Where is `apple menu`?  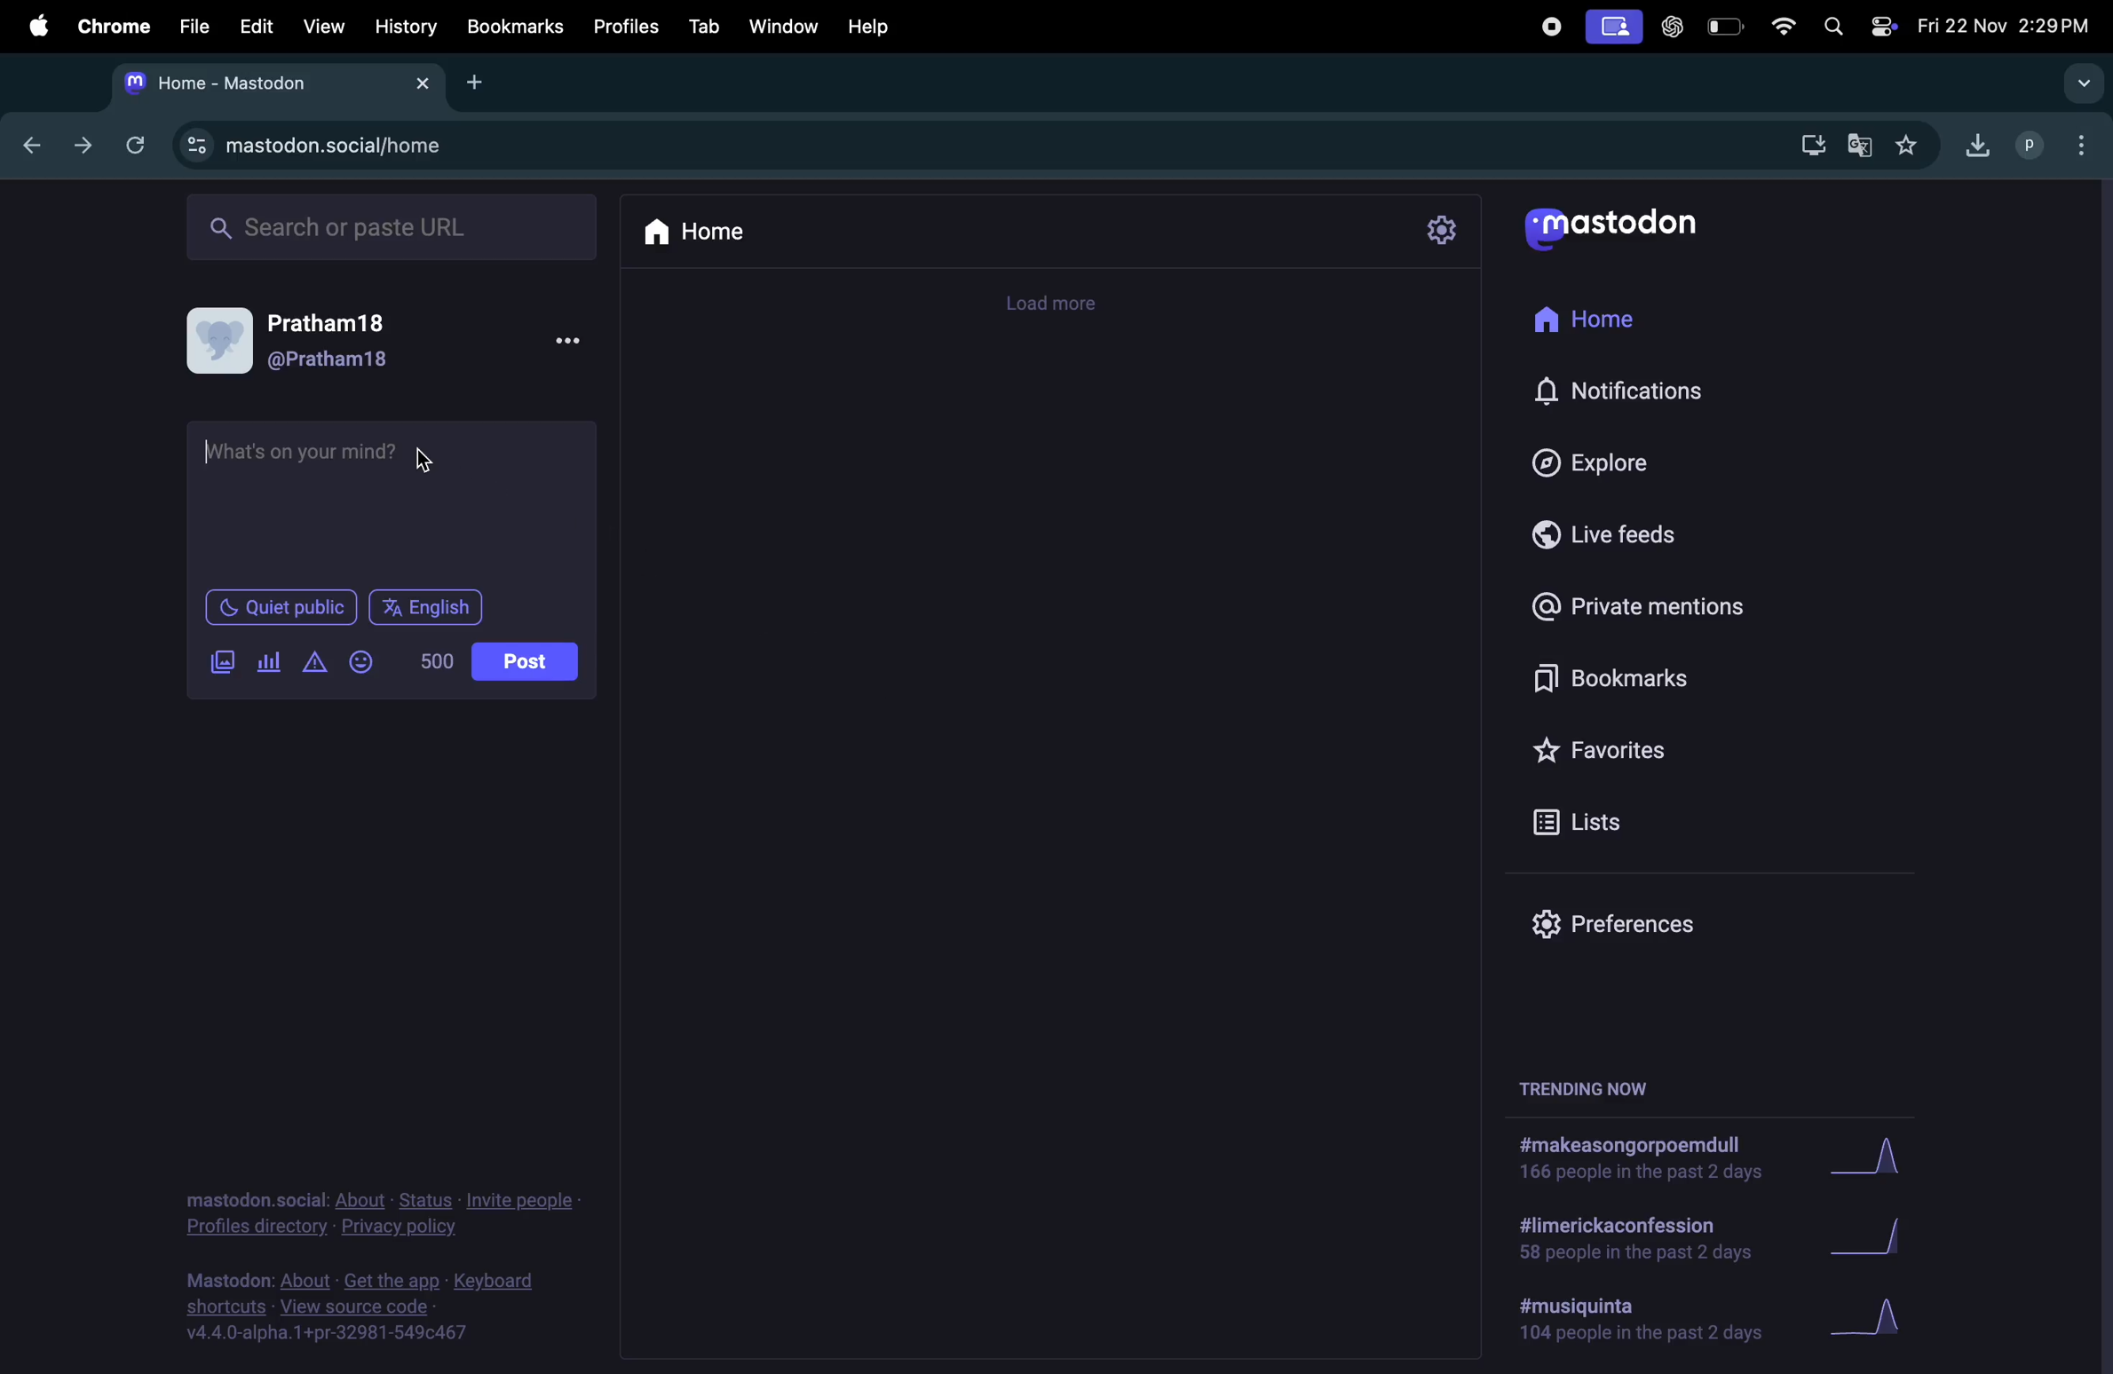
apple menu is located at coordinates (32, 24).